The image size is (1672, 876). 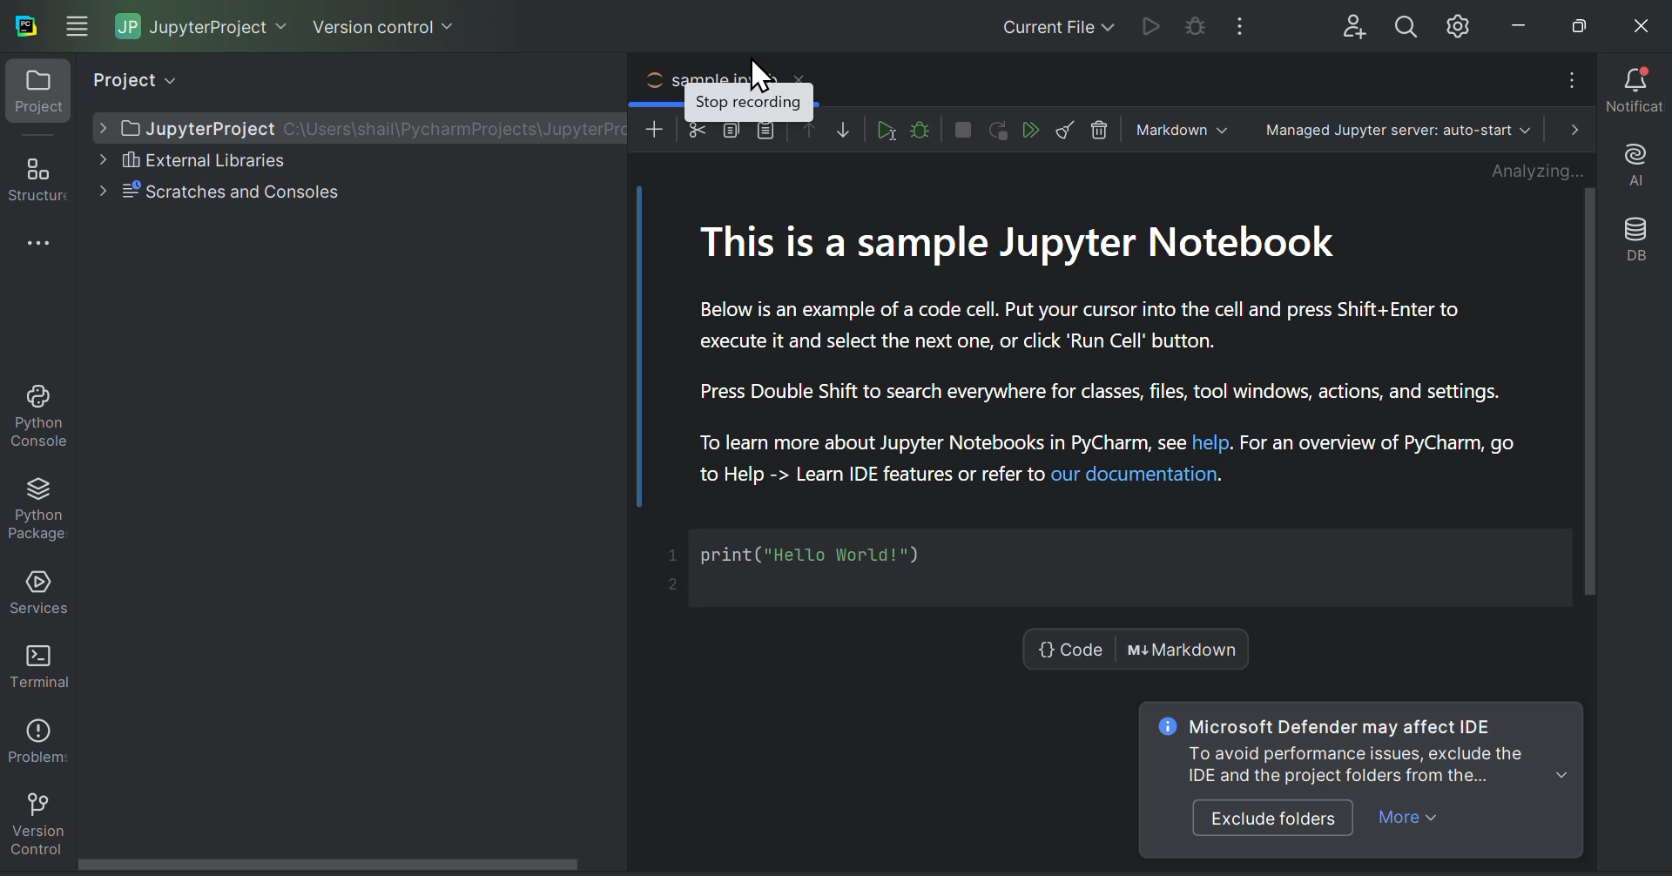 What do you see at coordinates (1147, 24) in the screenshot?
I see `Run file` at bounding box center [1147, 24].